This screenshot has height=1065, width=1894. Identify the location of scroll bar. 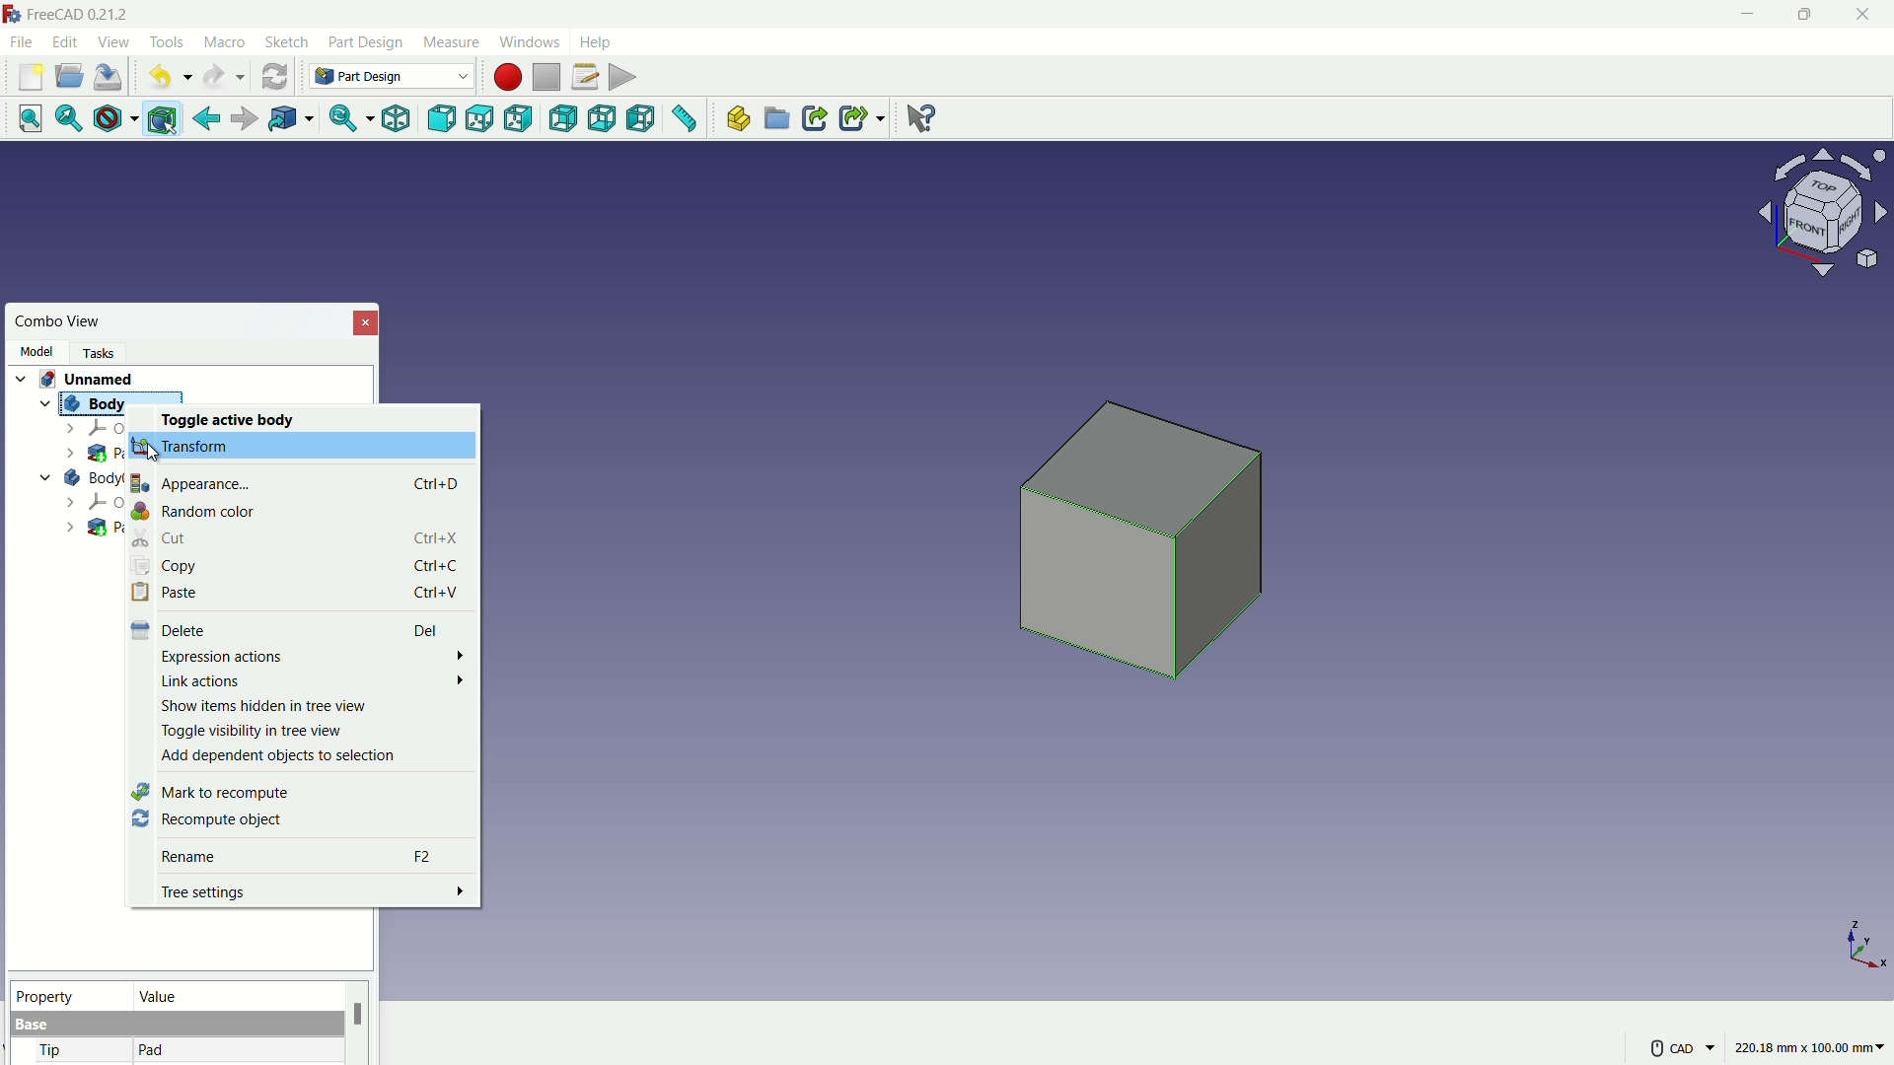
(358, 1023).